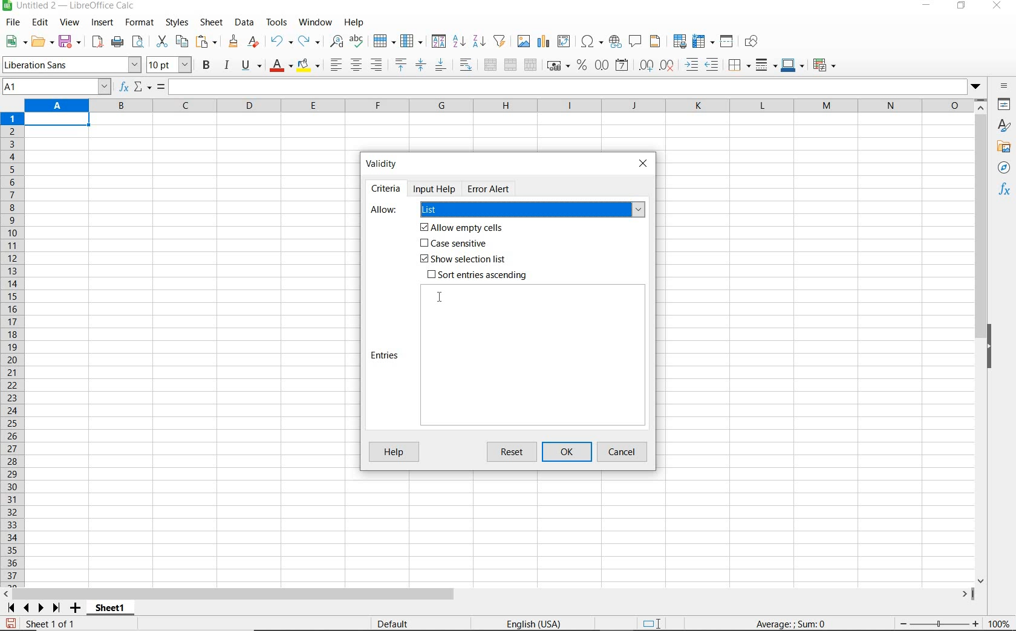 Image resolution: width=1016 pixels, height=631 pixels. What do you see at coordinates (207, 65) in the screenshot?
I see `bold` at bounding box center [207, 65].